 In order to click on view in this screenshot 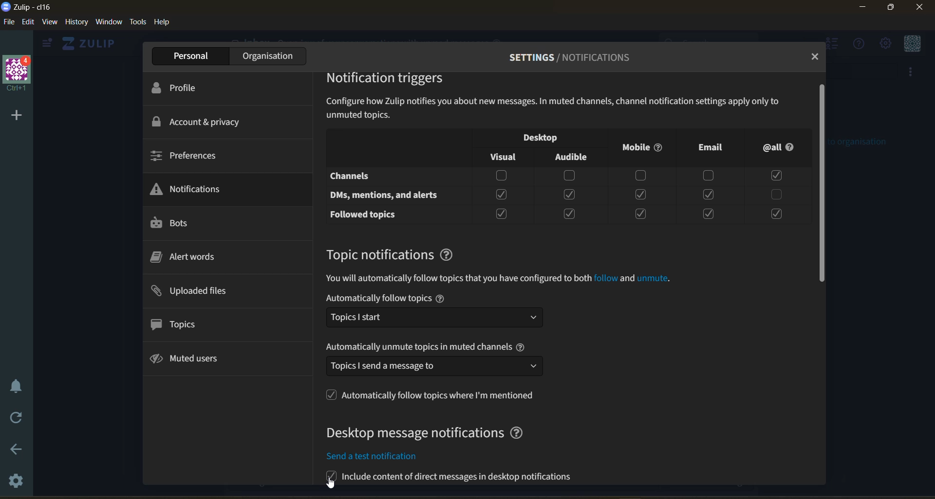, I will do `click(52, 23)`.